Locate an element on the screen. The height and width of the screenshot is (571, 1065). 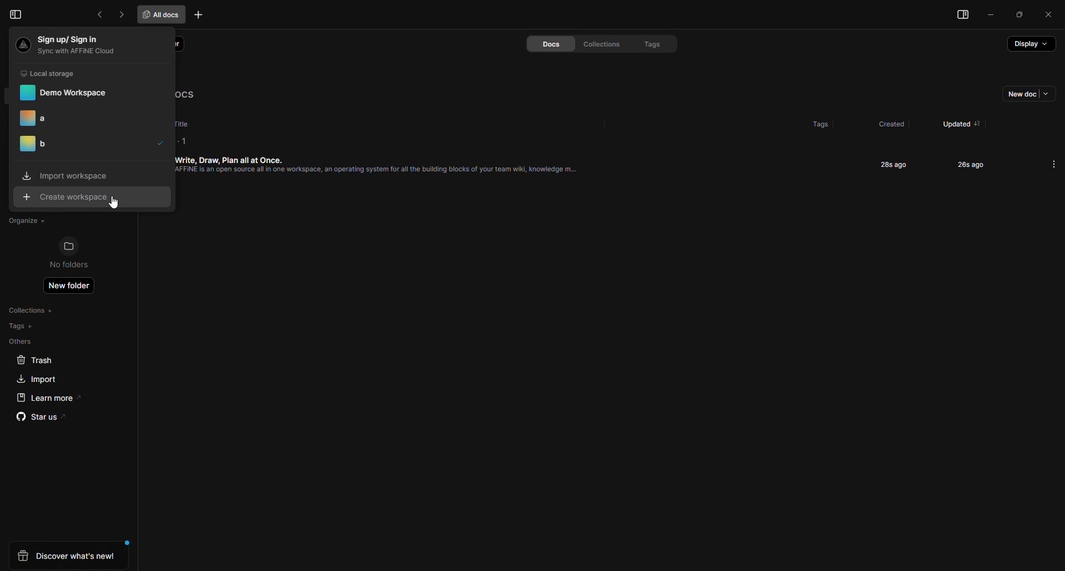
cursor is located at coordinates (117, 206).